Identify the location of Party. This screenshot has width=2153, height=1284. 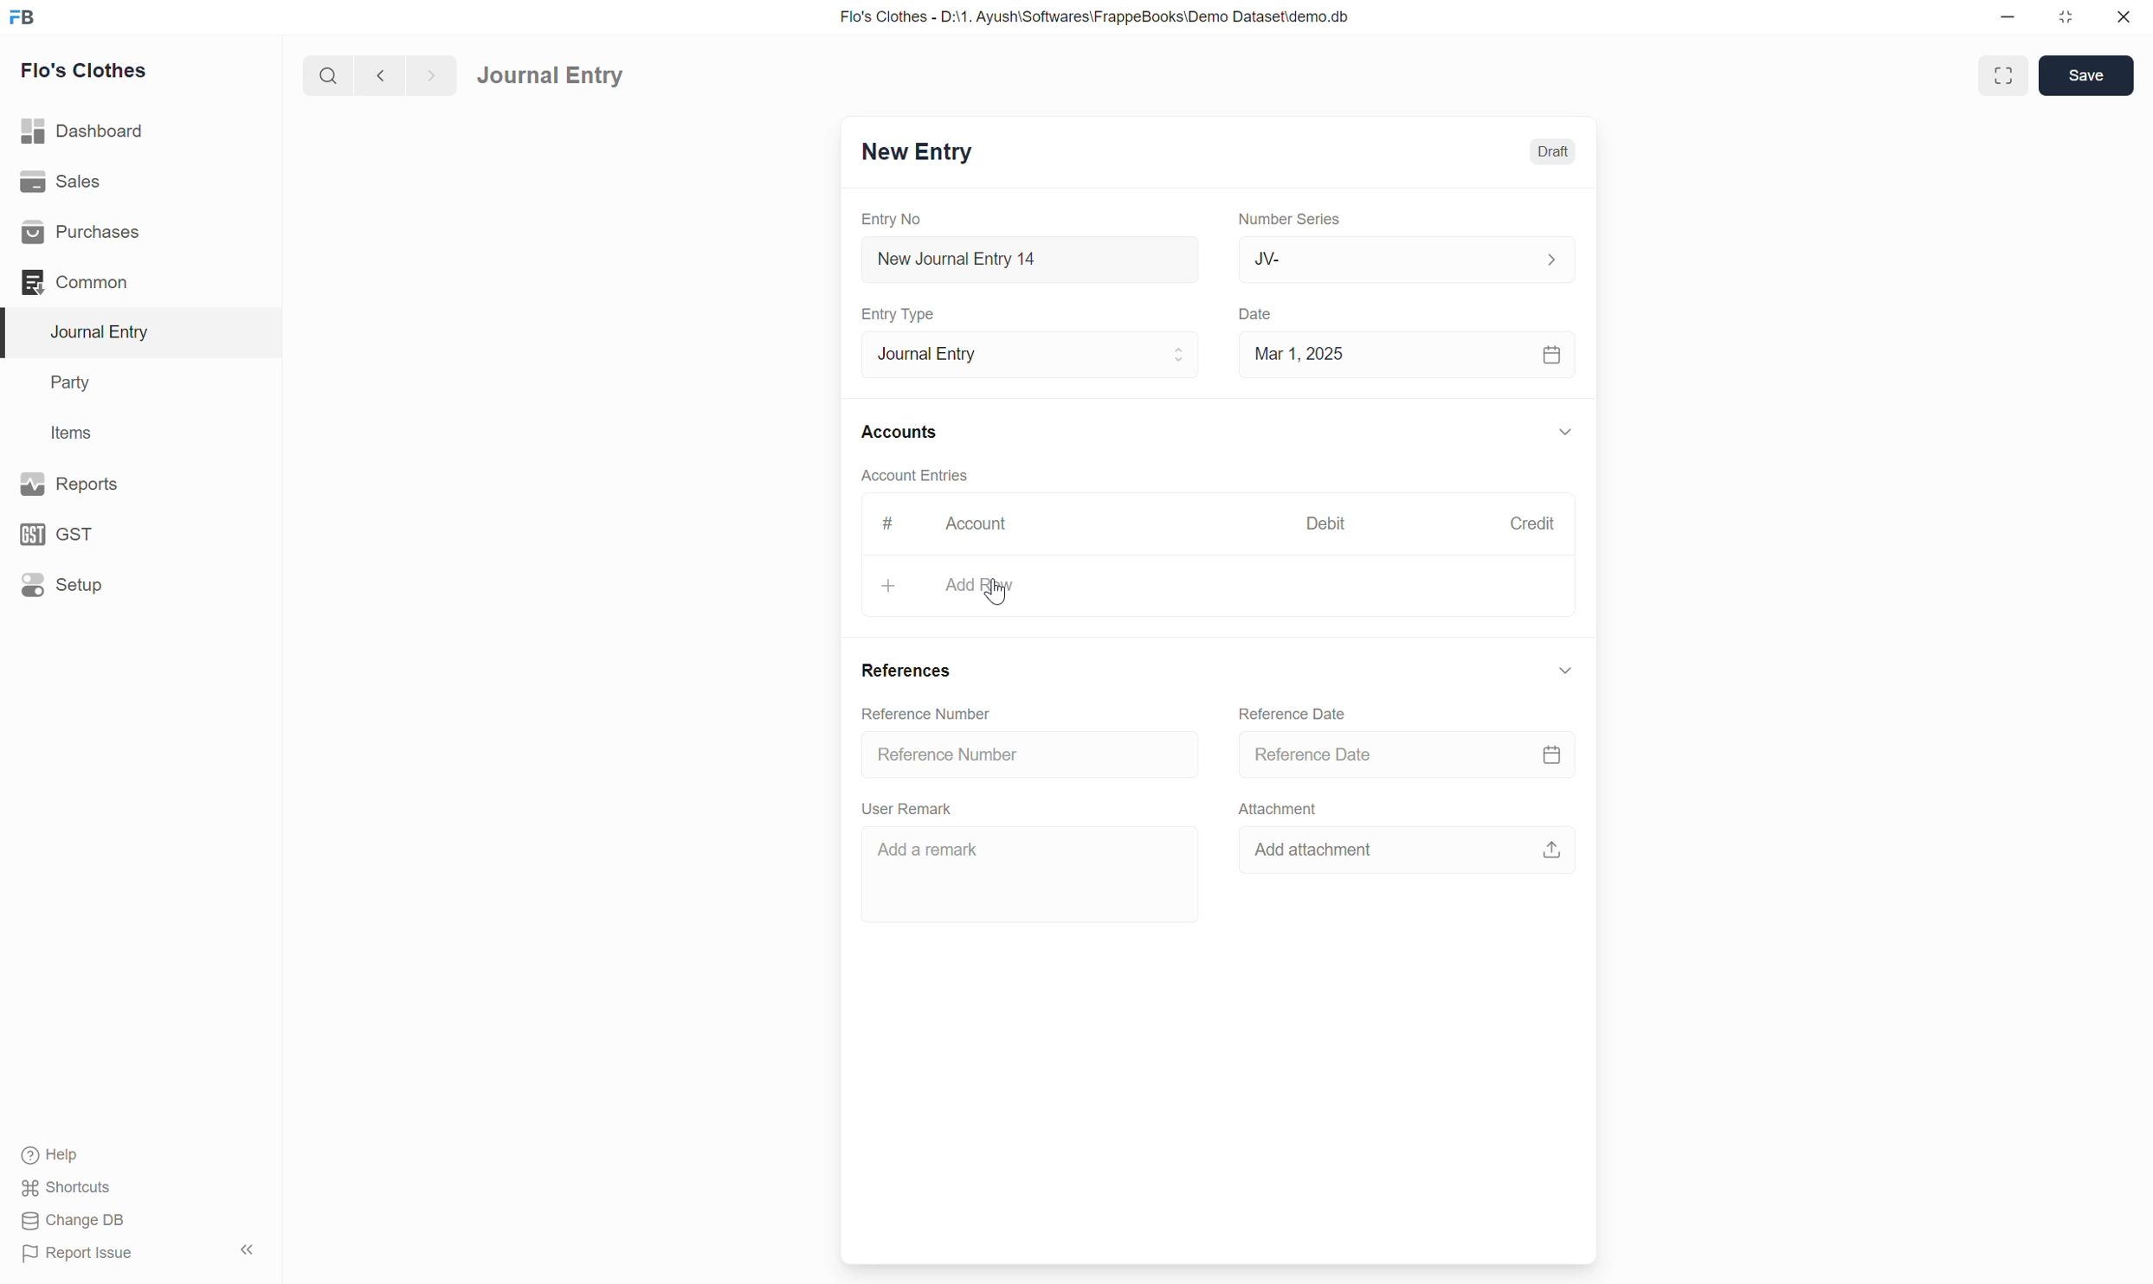
(75, 384).